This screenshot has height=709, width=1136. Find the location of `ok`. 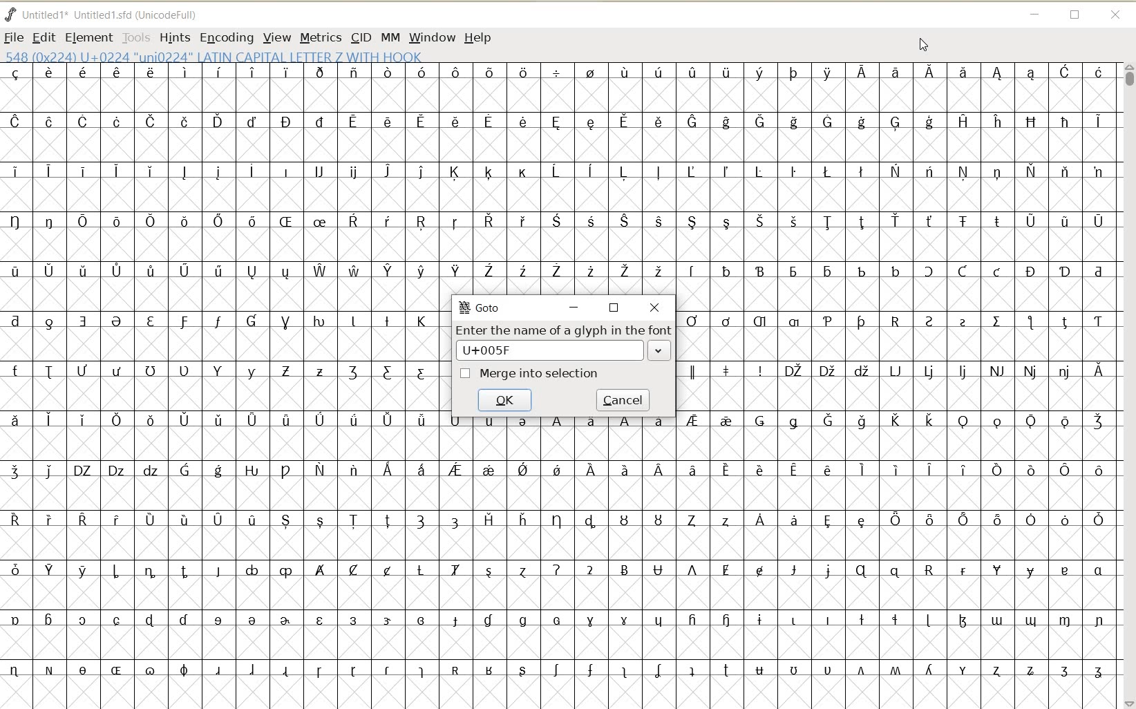

ok is located at coordinates (504, 399).